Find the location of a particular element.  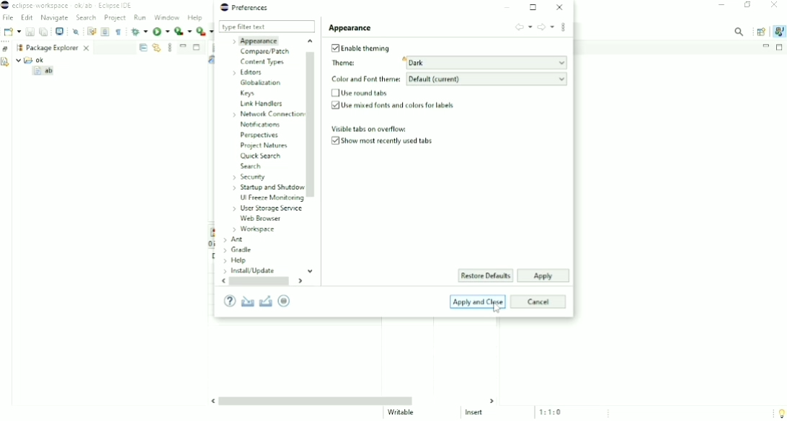

Install/Update is located at coordinates (248, 271).